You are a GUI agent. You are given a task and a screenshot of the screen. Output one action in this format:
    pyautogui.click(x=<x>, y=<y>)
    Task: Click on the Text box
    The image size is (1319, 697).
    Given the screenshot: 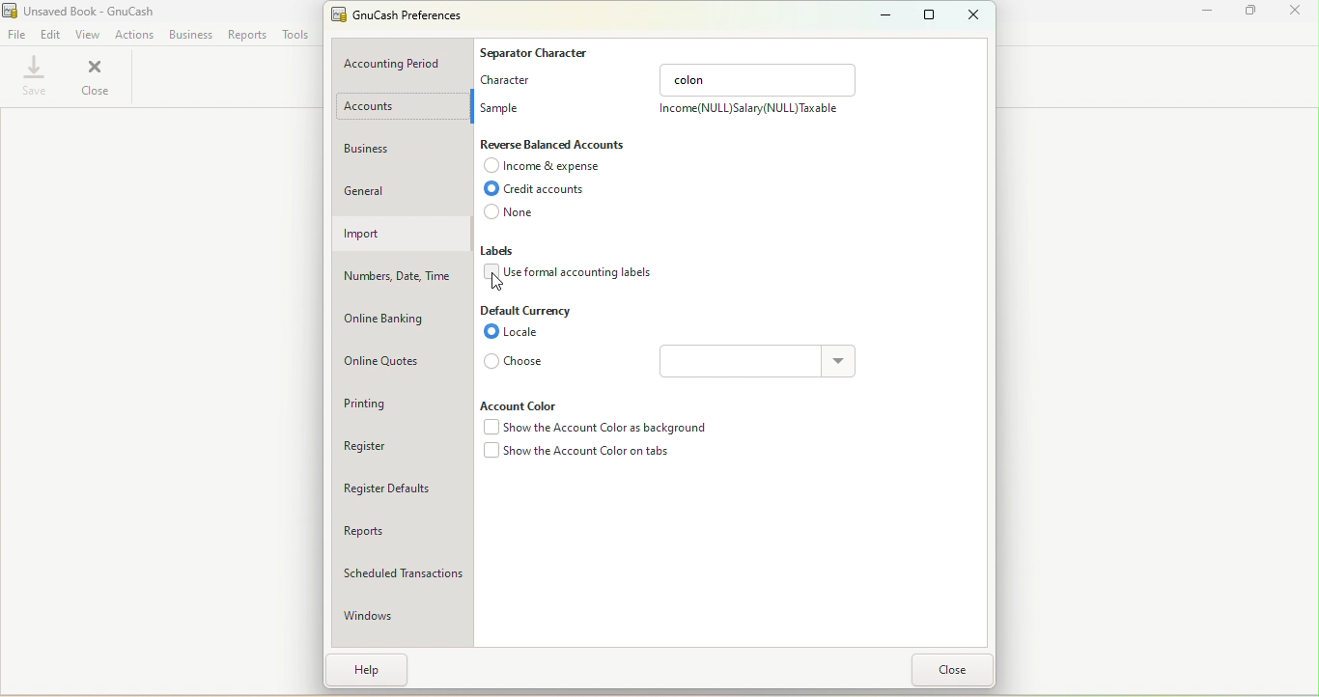 What is the action you would take?
    pyautogui.click(x=759, y=77)
    